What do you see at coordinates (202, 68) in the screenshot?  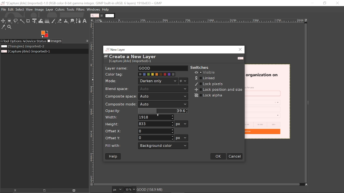 I see `switches` at bounding box center [202, 68].